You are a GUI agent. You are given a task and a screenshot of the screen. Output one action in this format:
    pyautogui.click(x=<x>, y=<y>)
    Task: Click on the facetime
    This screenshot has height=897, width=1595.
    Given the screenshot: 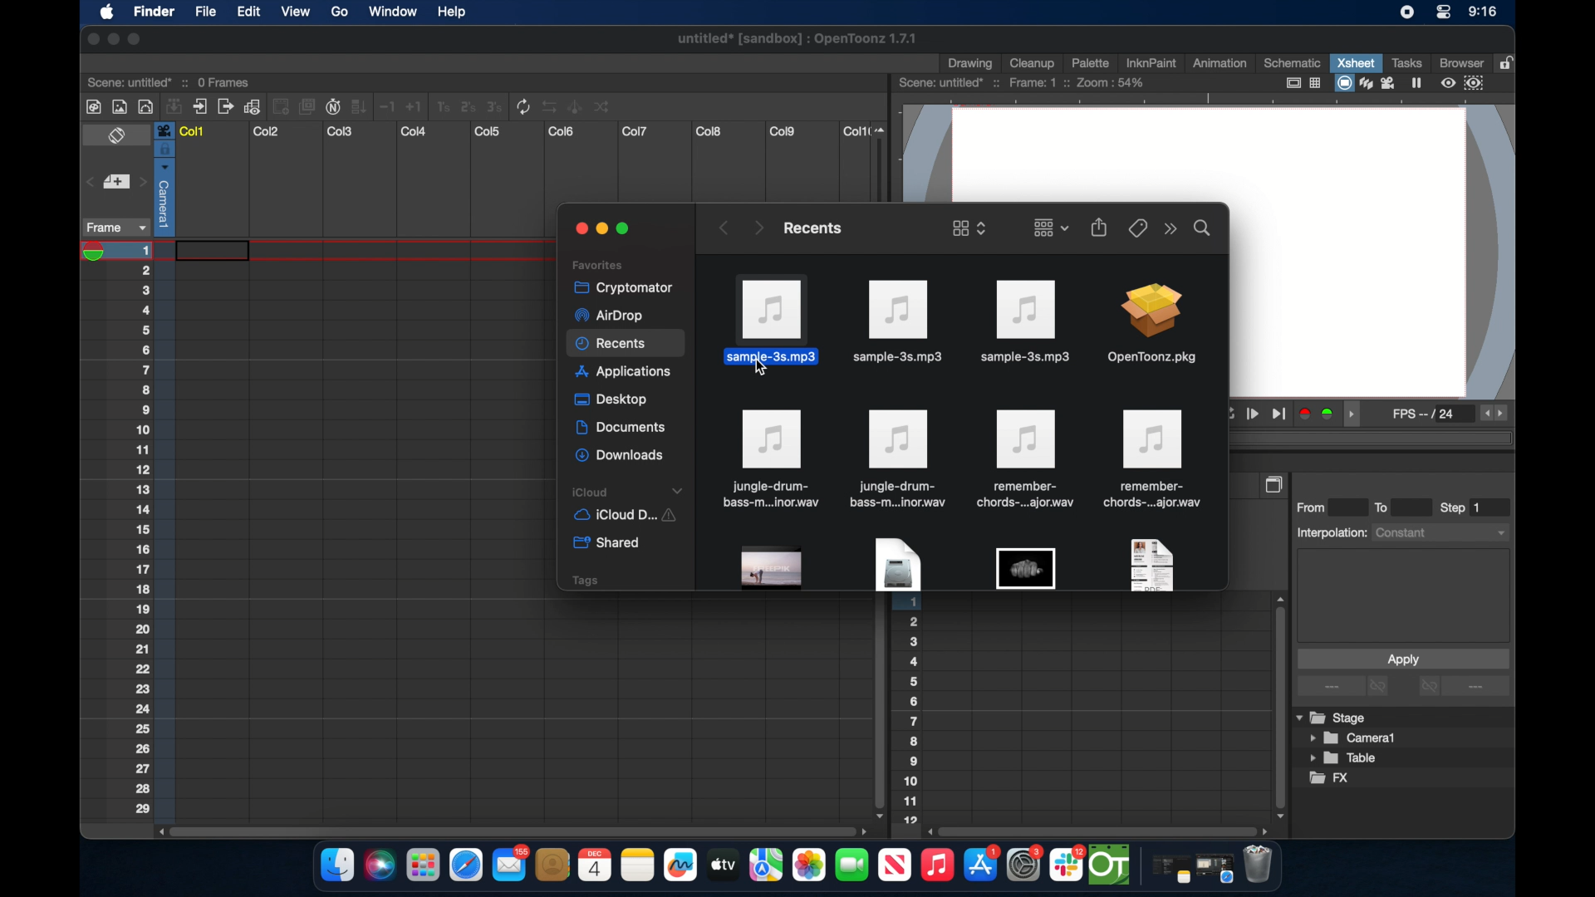 What is the action you would take?
    pyautogui.click(x=852, y=863)
    